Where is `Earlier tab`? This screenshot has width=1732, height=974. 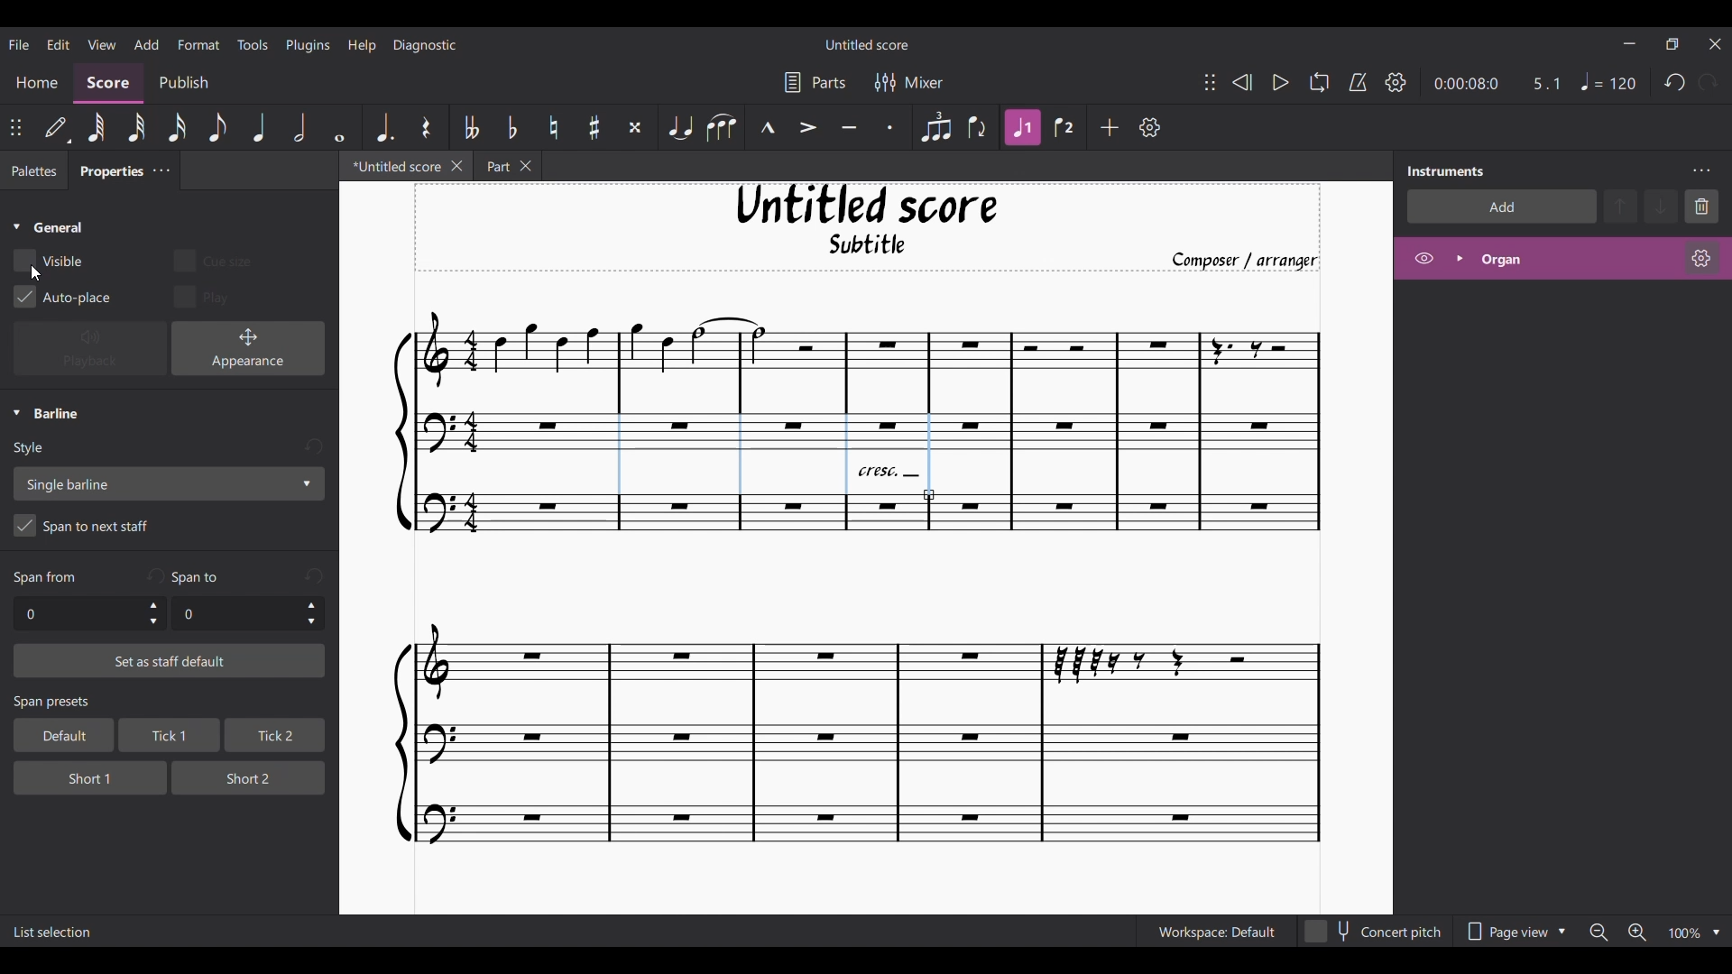
Earlier tab is located at coordinates (508, 168).